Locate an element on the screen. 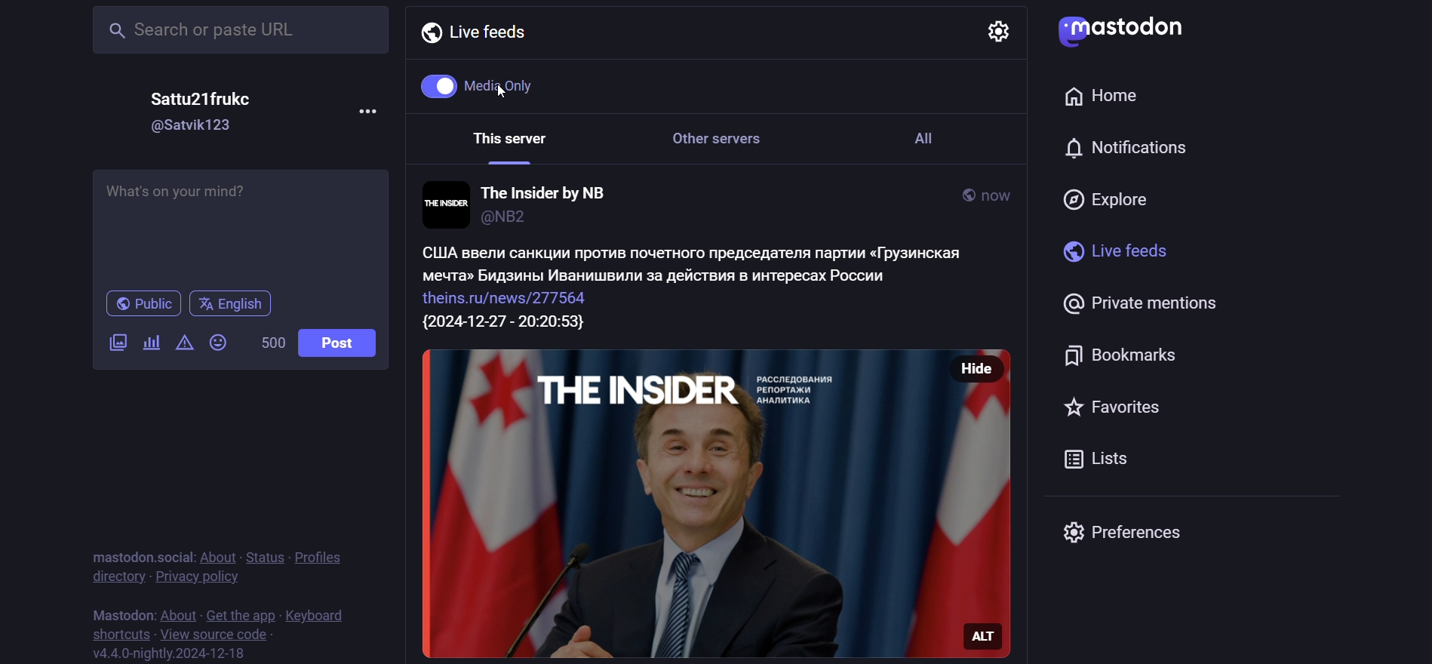  directory is located at coordinates (112, 578).